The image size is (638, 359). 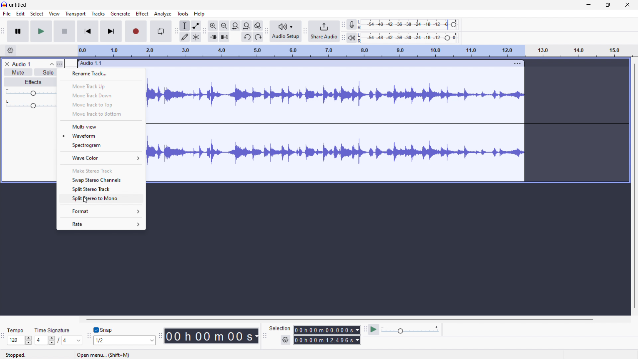 What do you see at coordinates (30, 340) in the screenshot?
I see `Drop down` at bounding box center [30, 340].